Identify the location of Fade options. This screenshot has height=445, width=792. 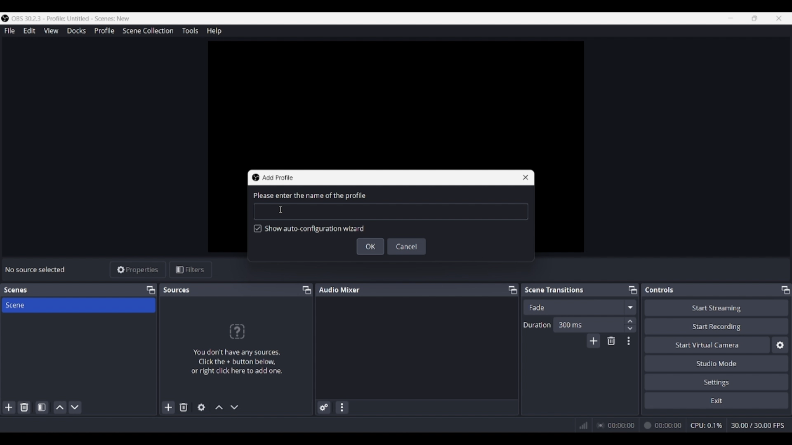
(630, 307).